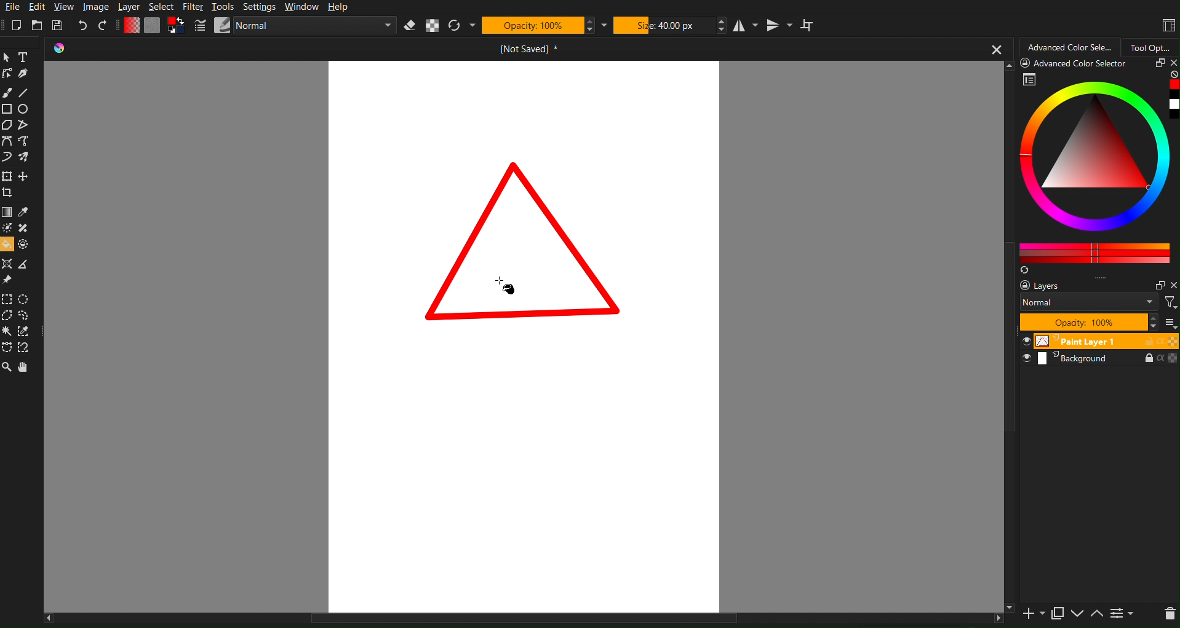 The image size is (1180, 628). What do you see at coordinates (1090, 302) in the screenshot?
I see `blend mode` at bounding box center [1090, 302].